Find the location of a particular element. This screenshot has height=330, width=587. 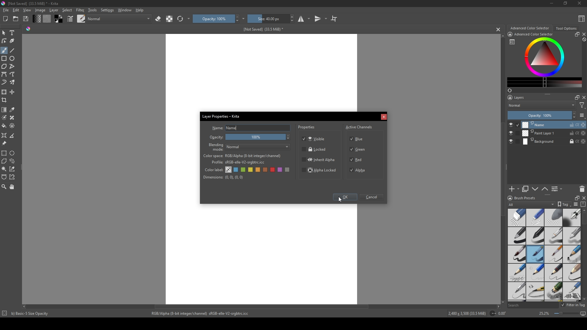

25.2% is located at coordinates (544, 314).